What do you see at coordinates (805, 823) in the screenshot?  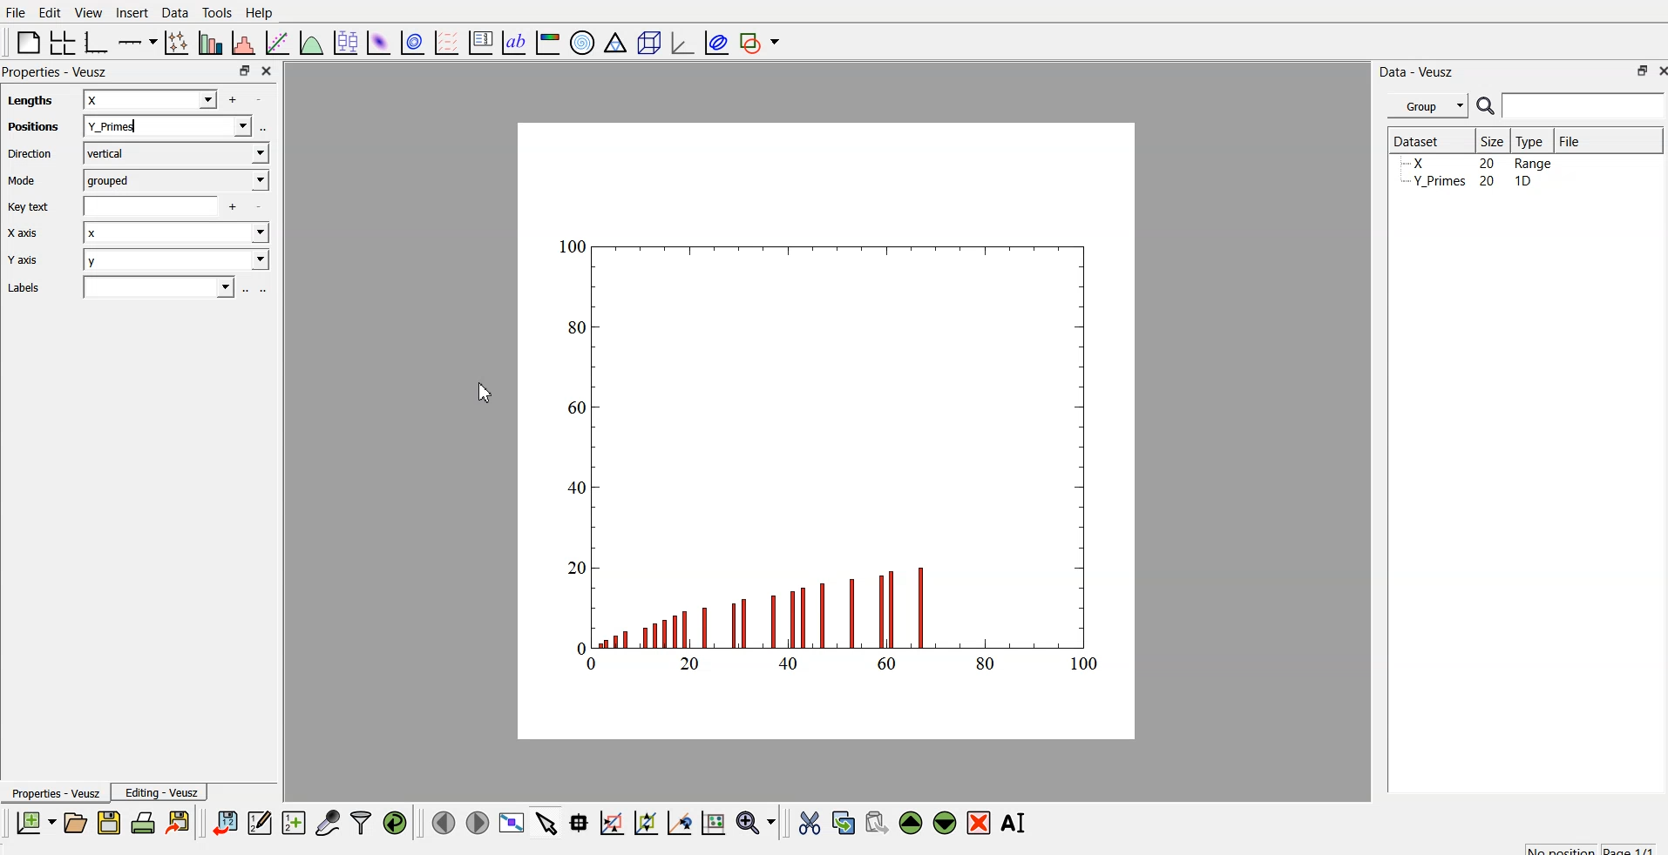 I see `cut the widget` at bounding box center [805, 823].